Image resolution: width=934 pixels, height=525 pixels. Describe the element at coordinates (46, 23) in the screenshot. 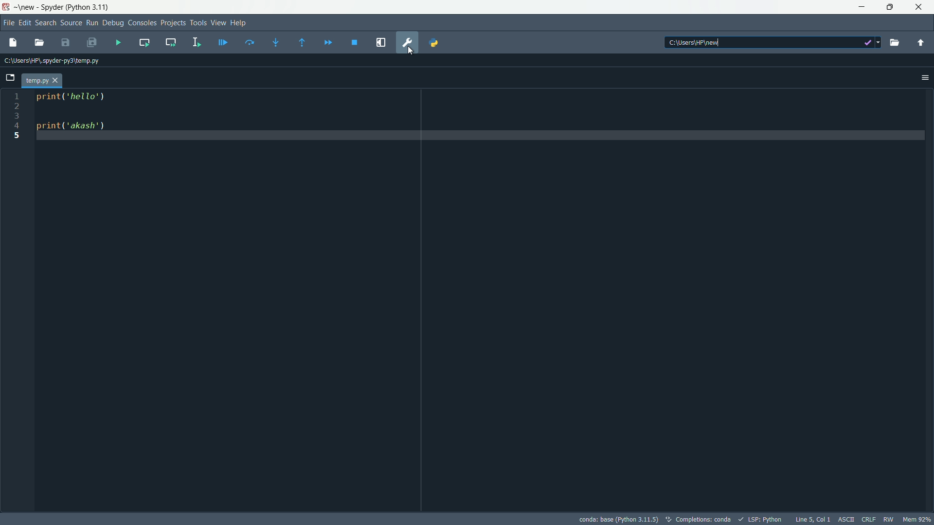

I see `search menu` at that location.